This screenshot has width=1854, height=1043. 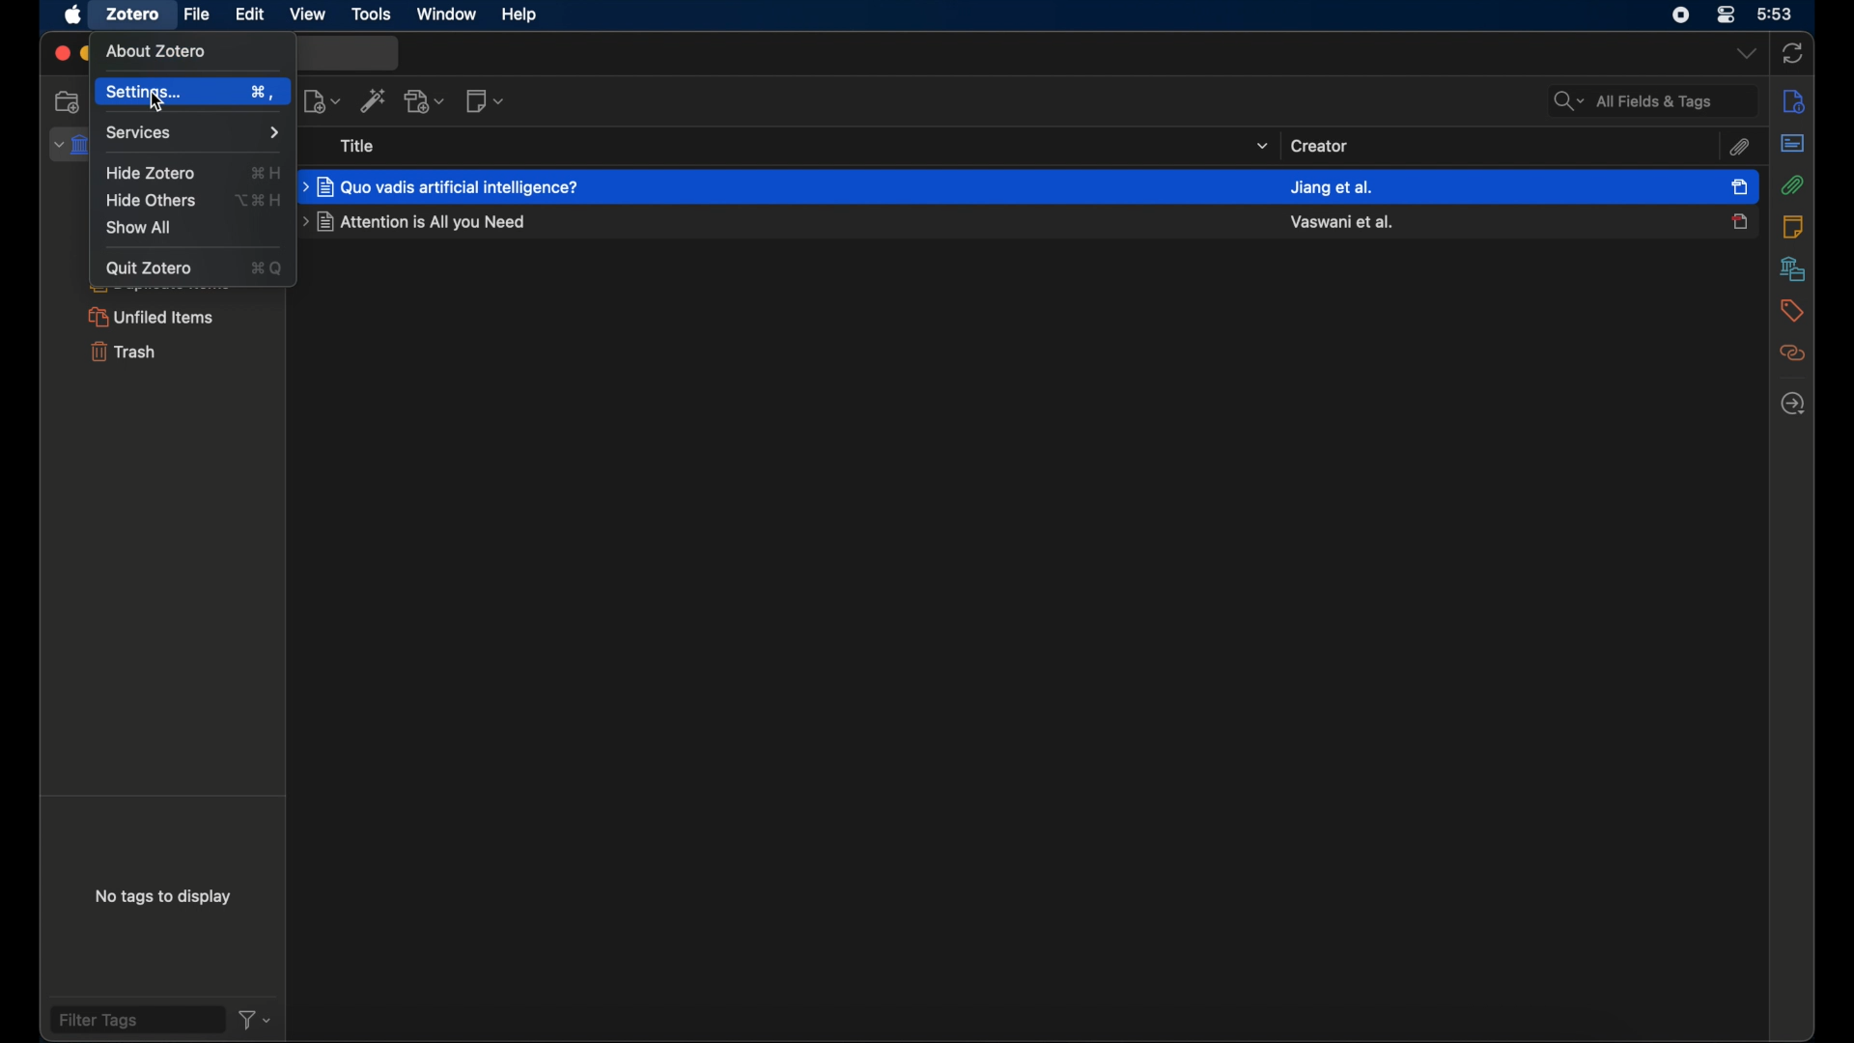 What do you see at coordinates (1793, 143) in the screenshot?
I see `abstract` at bounding box center [1793, 143].